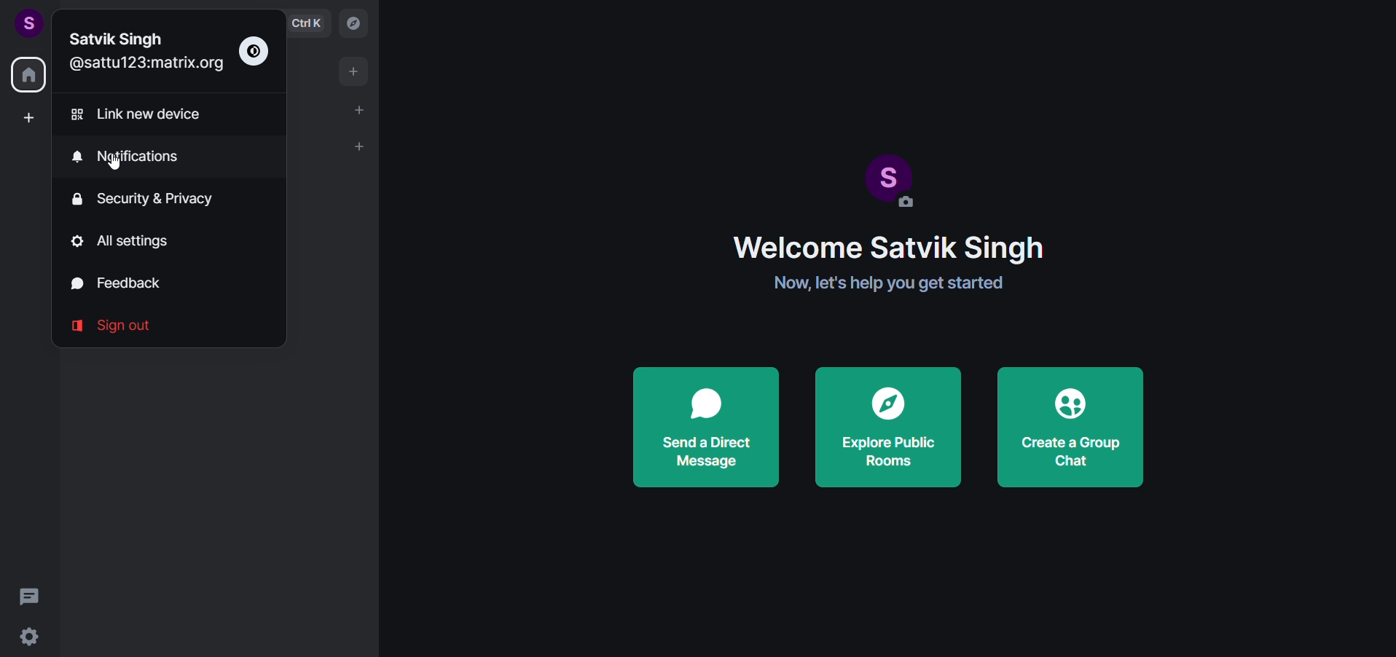 The height and width of the screenshot is (657, 1396). I want to click on link new device, so click(138, 115).